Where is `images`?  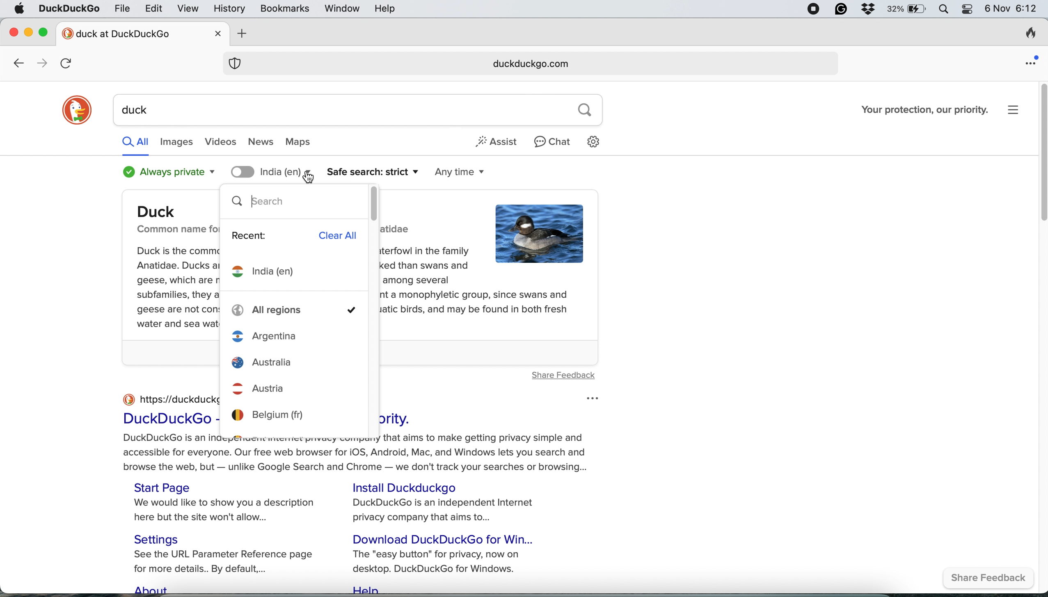 images is located at coordinates (176, 143).